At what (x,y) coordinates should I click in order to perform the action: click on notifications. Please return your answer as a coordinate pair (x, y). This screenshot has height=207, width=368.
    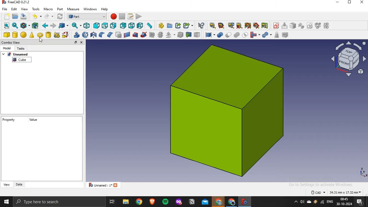
    Looking at the image, I should click on (360, 202).